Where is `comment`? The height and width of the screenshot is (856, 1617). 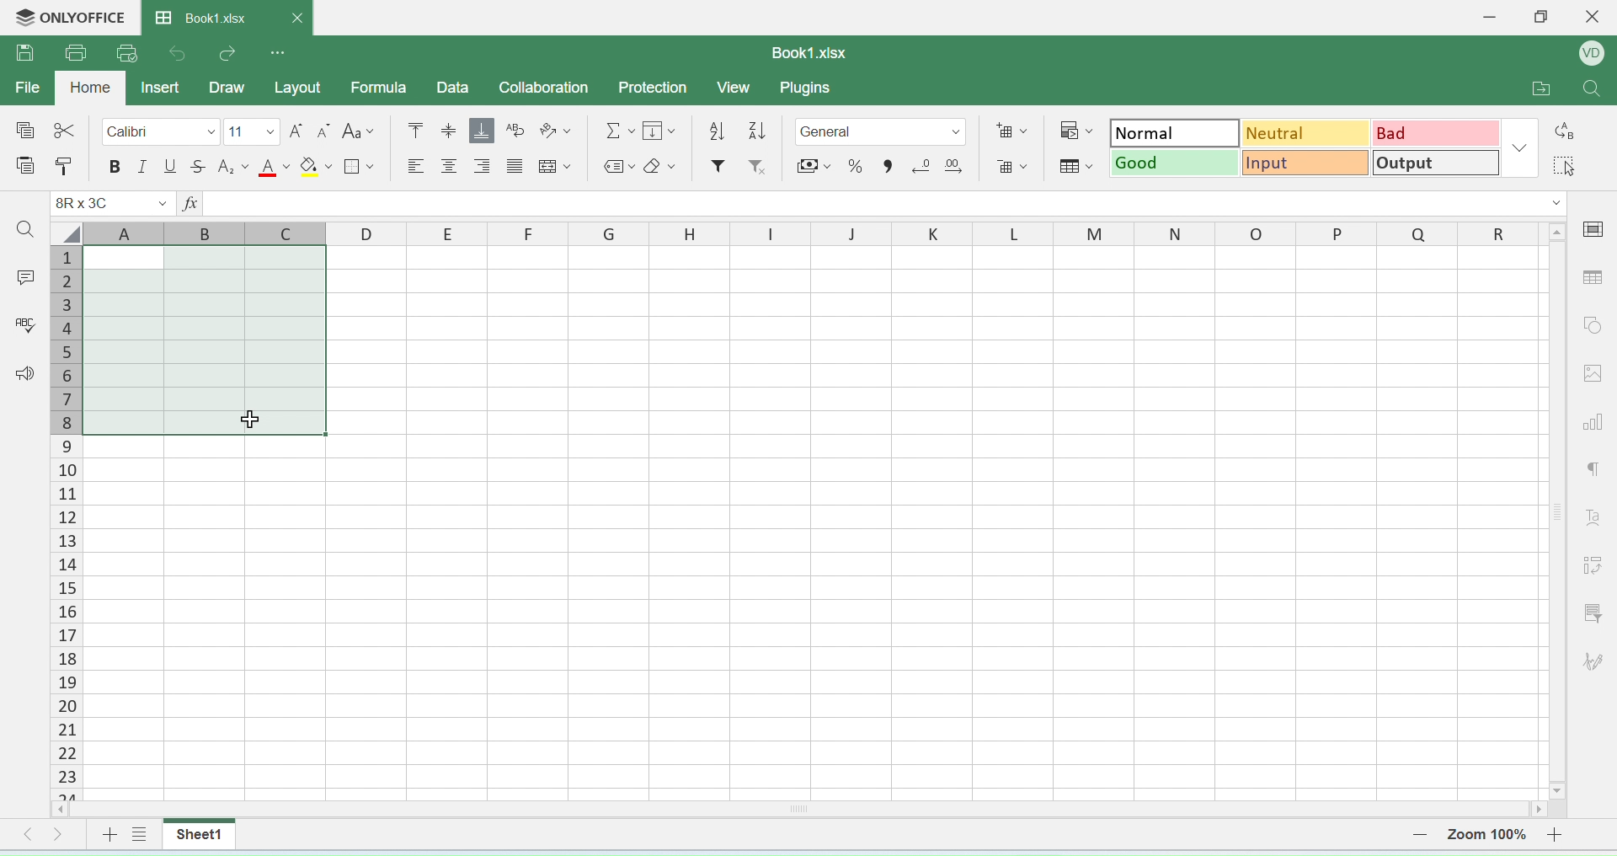 comment is located at coordinates (29, 276).